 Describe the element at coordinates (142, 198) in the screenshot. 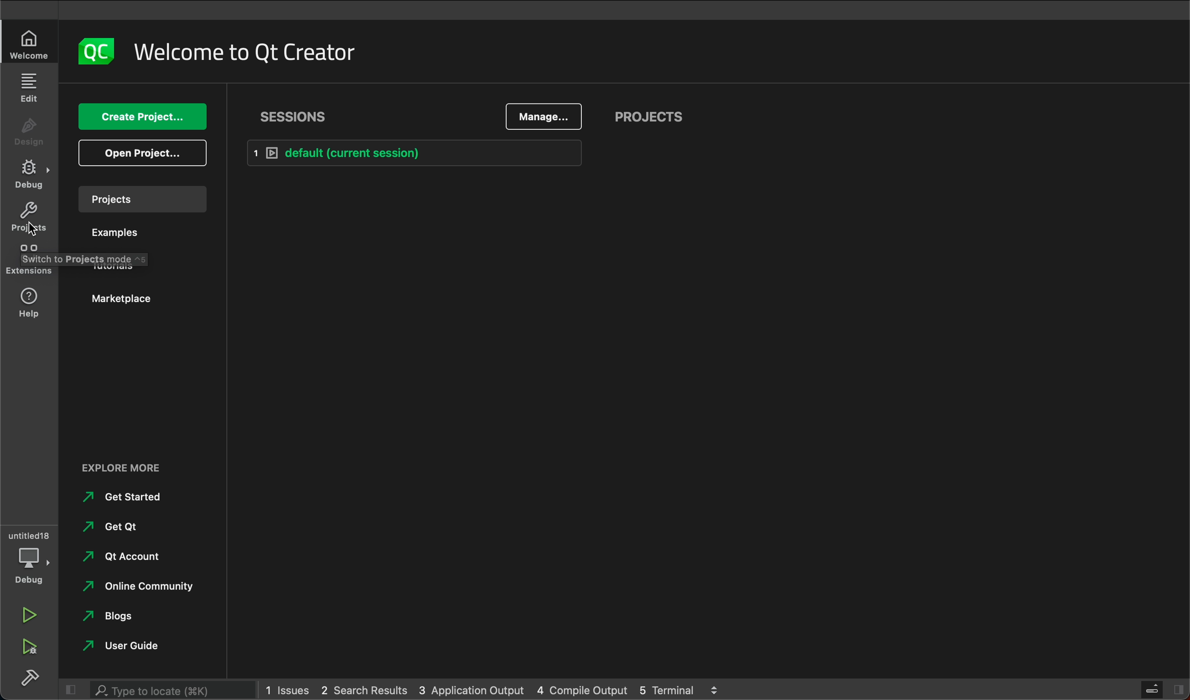

I see `projects` at that location.